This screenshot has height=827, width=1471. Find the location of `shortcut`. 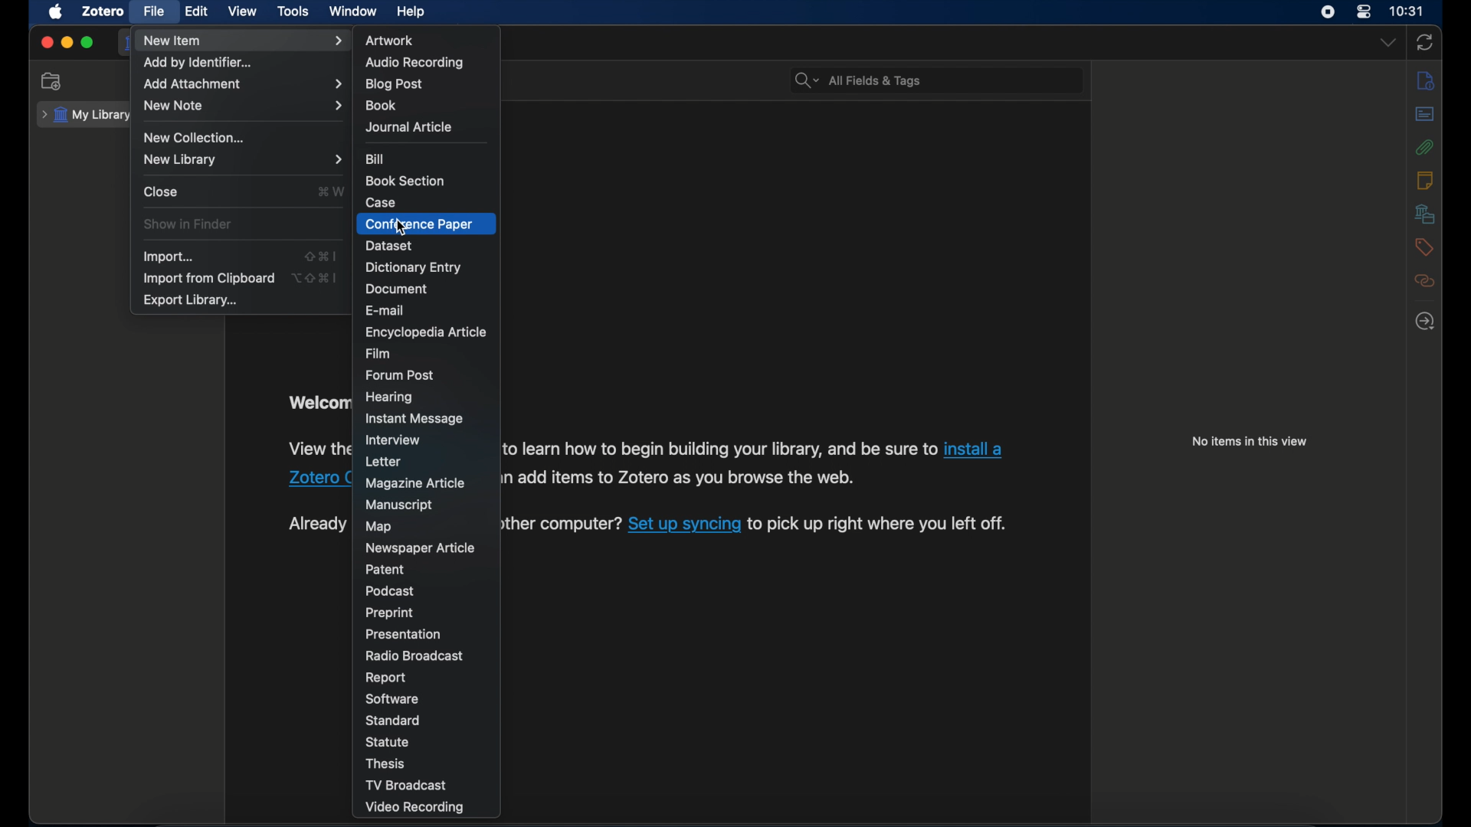

shortcut is located at coordinates (331, 191).